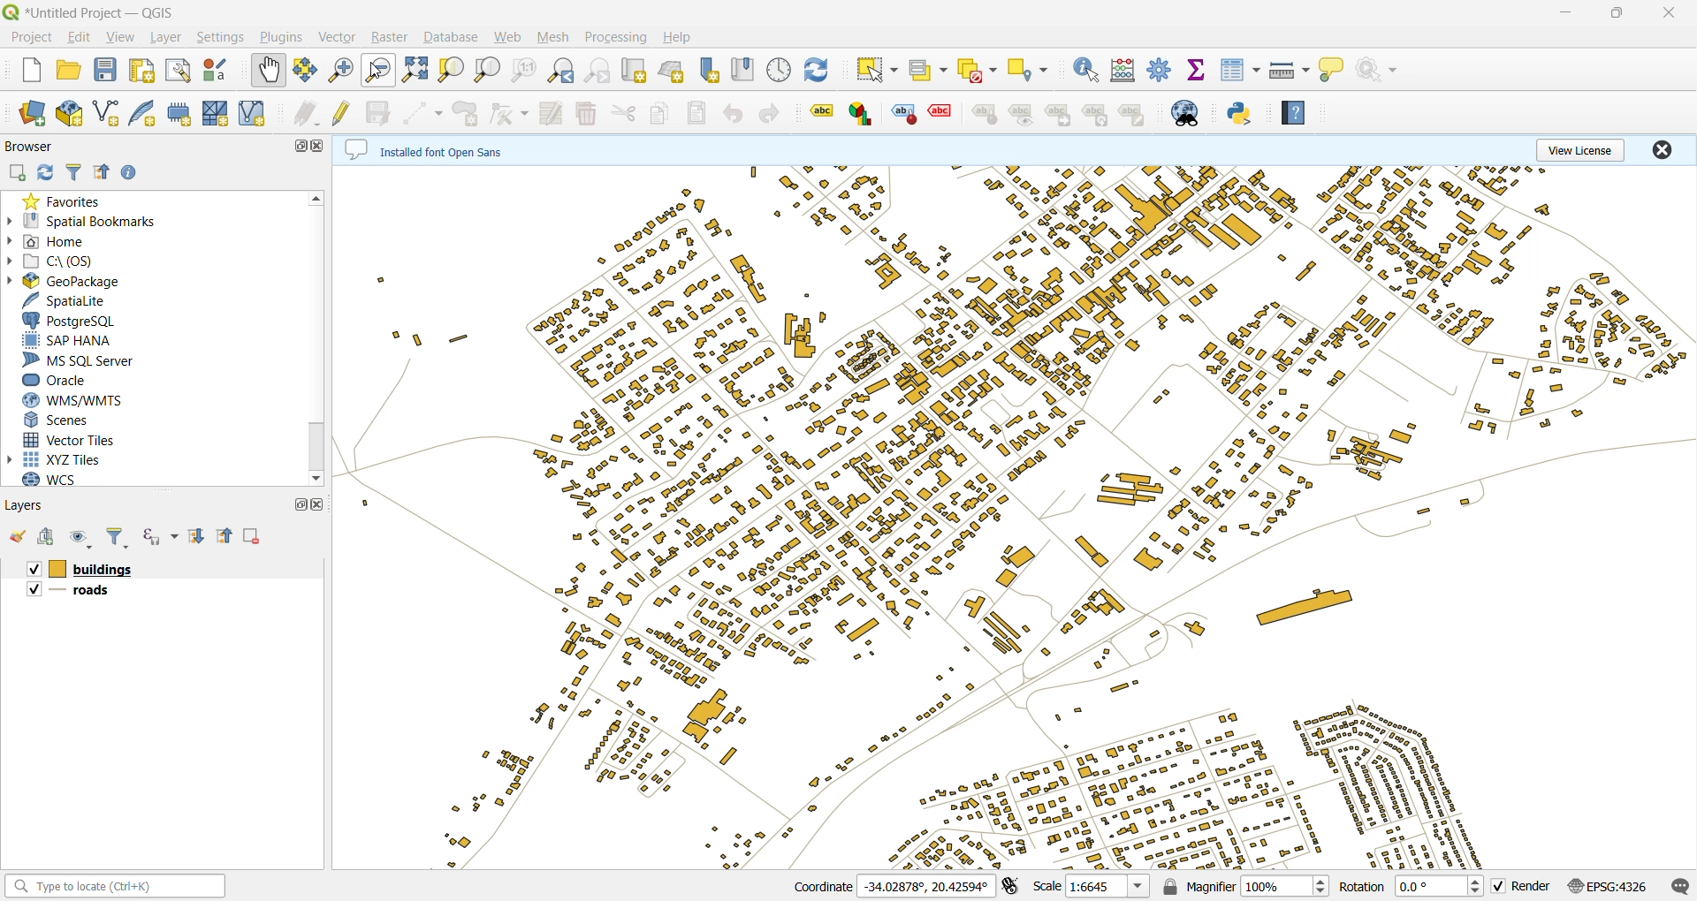 This screenshot has width=1697, height=901. What do you see at coordinates (1409, 888) in the screenshot?
I see `rotation` at bounding box center [1409, 888].